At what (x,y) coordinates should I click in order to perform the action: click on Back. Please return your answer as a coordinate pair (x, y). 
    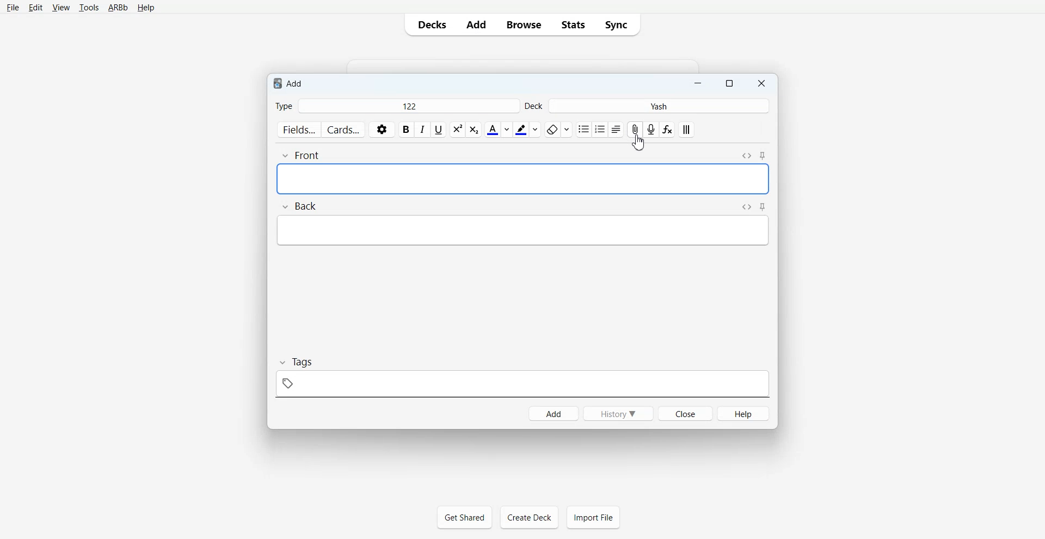
    Looking at the image, I should click on (478, 223).